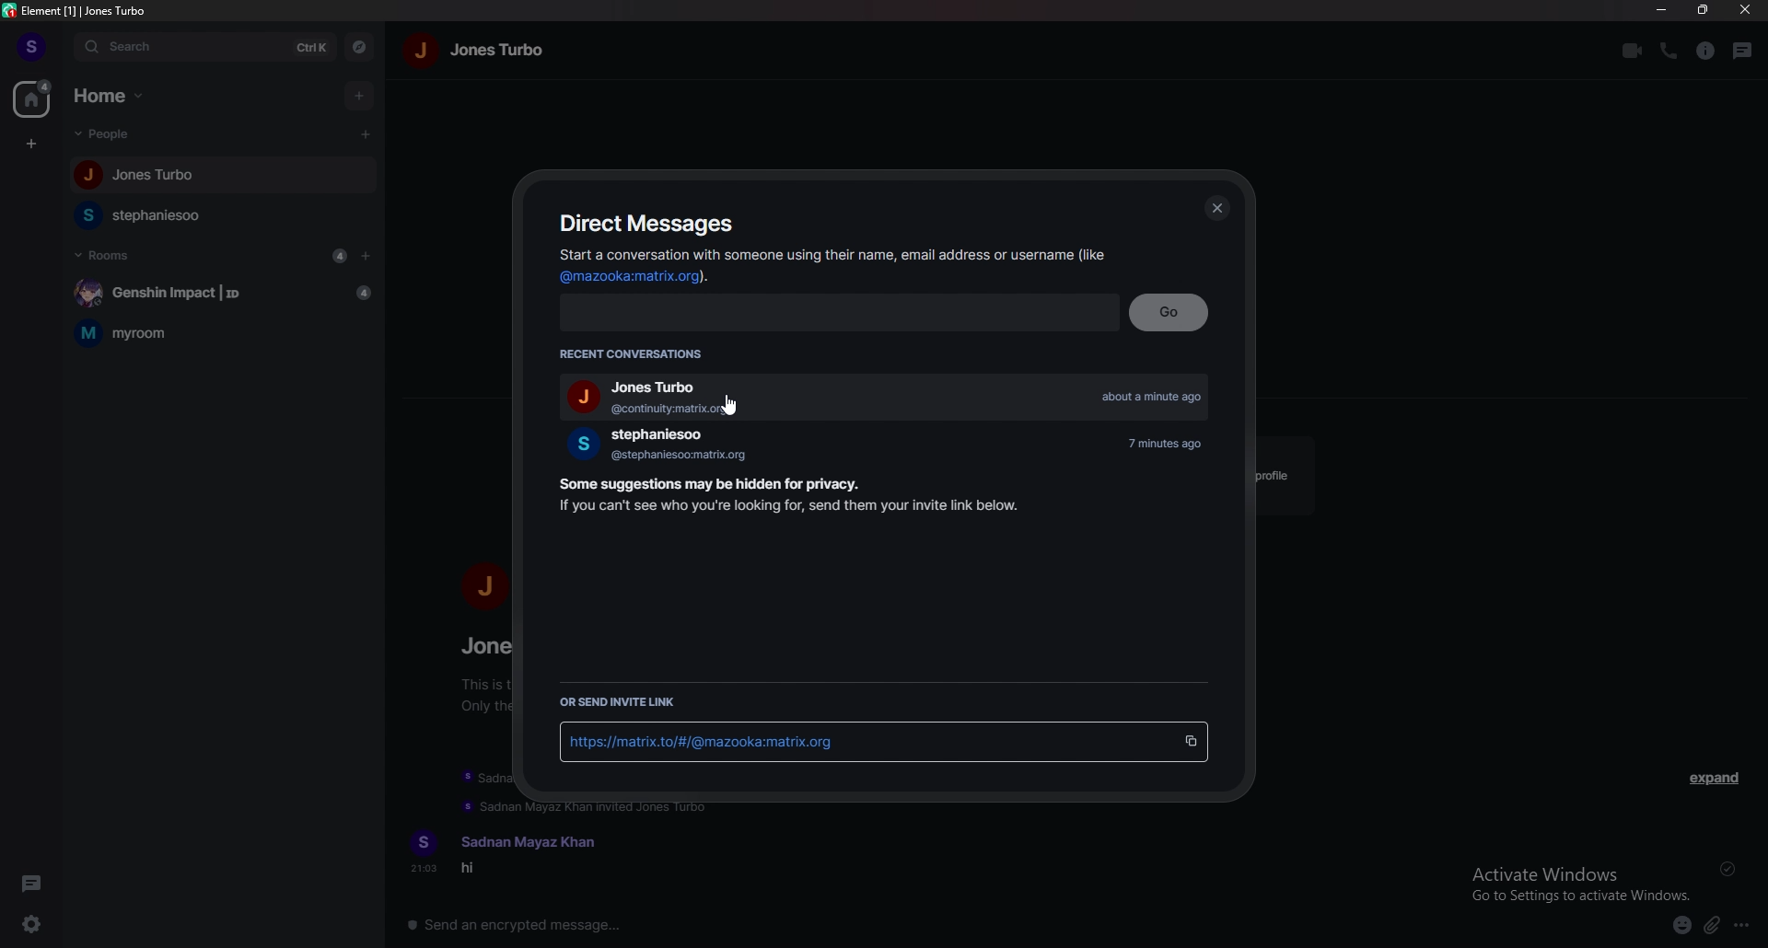 This screenshot has height=948, width=1768. Describe the element at coordinates (417, 872) in the screenshot. I see `21:03` at that location.